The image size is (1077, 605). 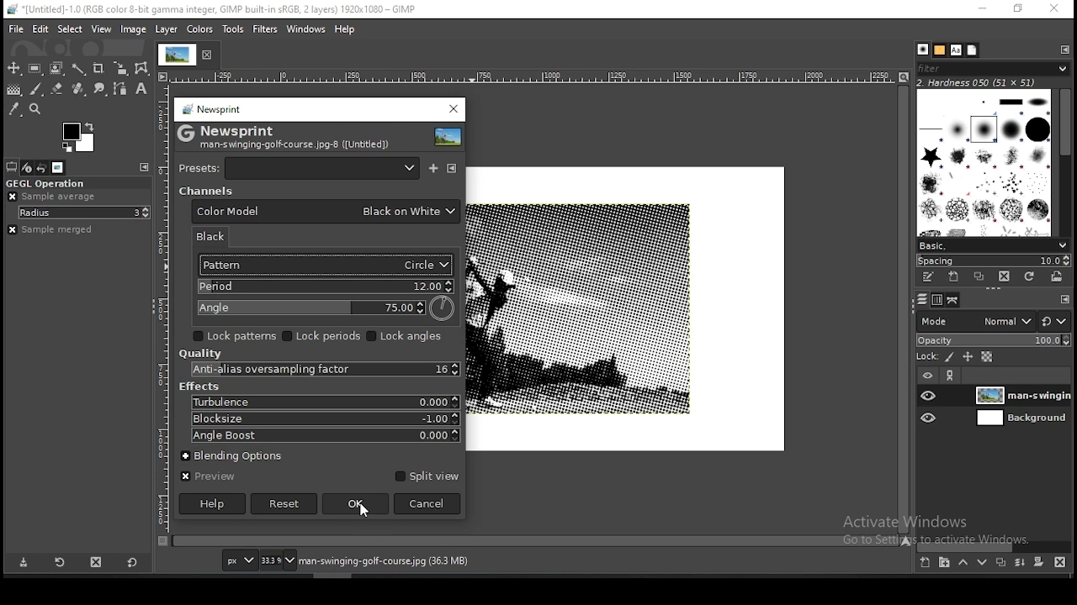 What do you see at coordinates (168, 30) in the screenshot?
I see `layer` at bounding box center [168, 30].